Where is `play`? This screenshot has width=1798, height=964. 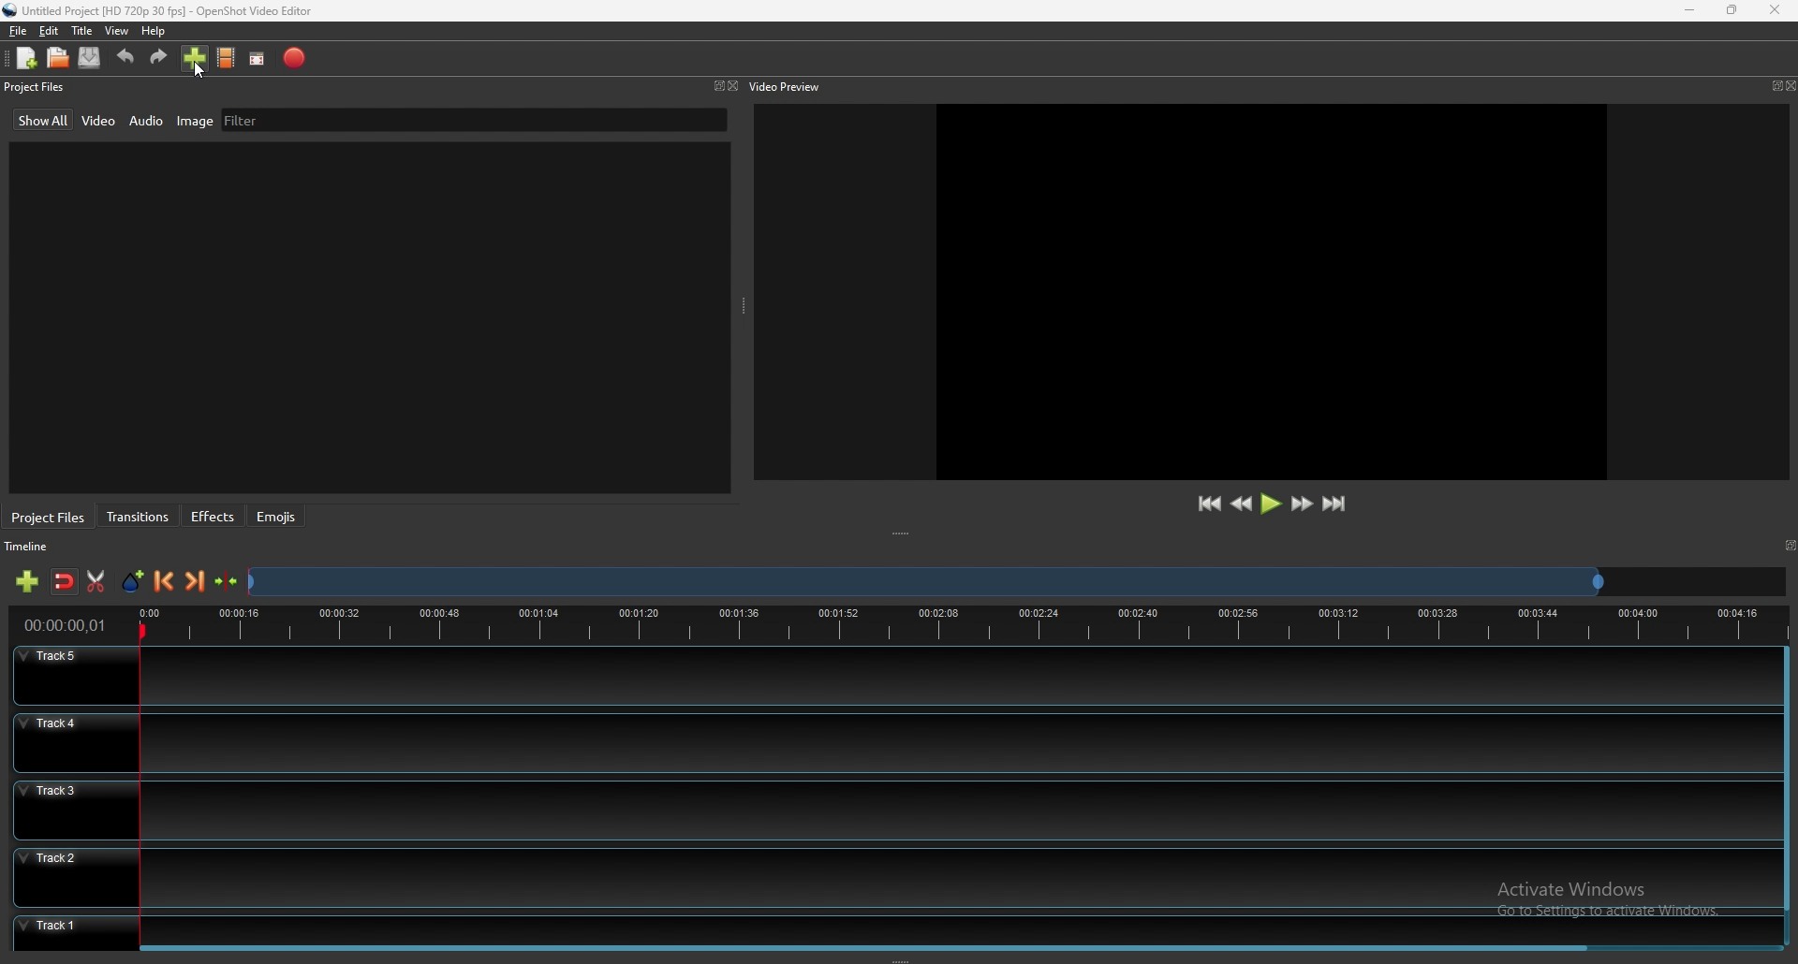 play is located at coordinates (1271, 503).